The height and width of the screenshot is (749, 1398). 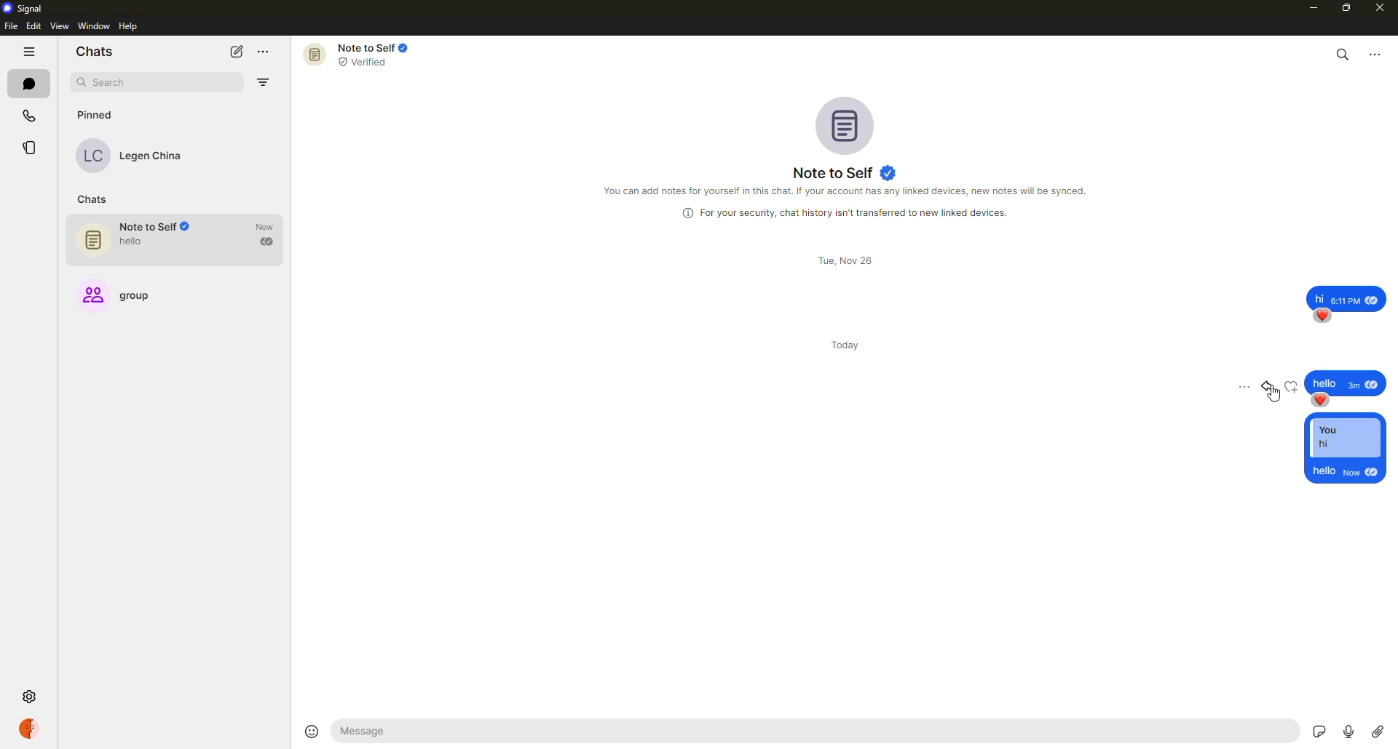 What do you see at coordinates (1324, 316) in the screenshot?
I see `reaction` at bounding box center [1324, 316].